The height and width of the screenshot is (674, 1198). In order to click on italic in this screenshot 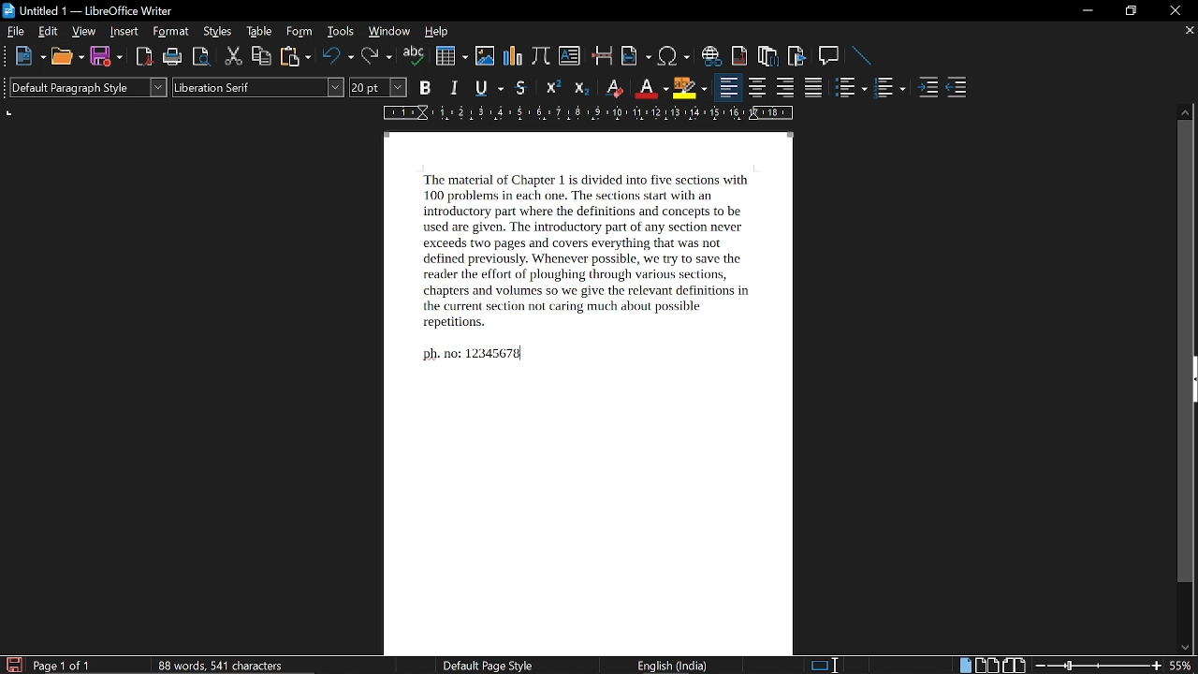, I will do `click(455, 88)`.